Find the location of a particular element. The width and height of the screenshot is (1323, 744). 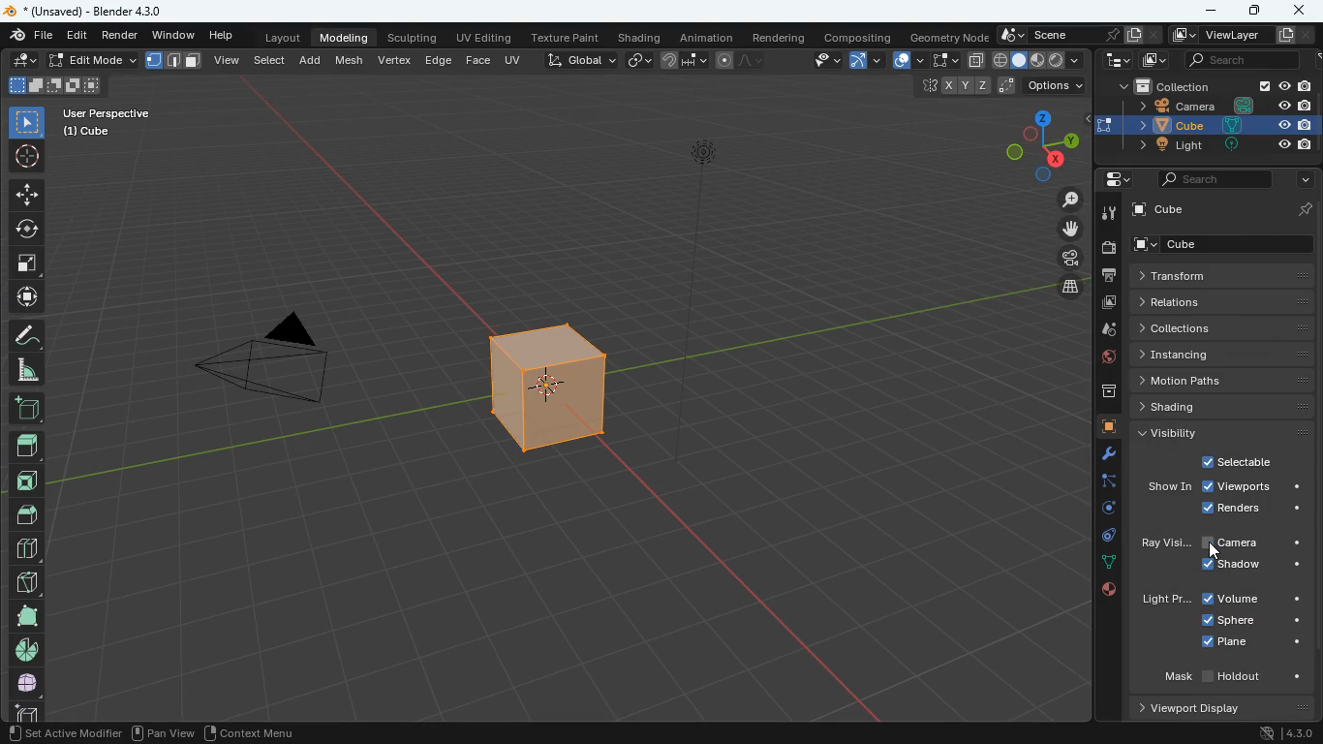

add is located at coordinates (311, 62).